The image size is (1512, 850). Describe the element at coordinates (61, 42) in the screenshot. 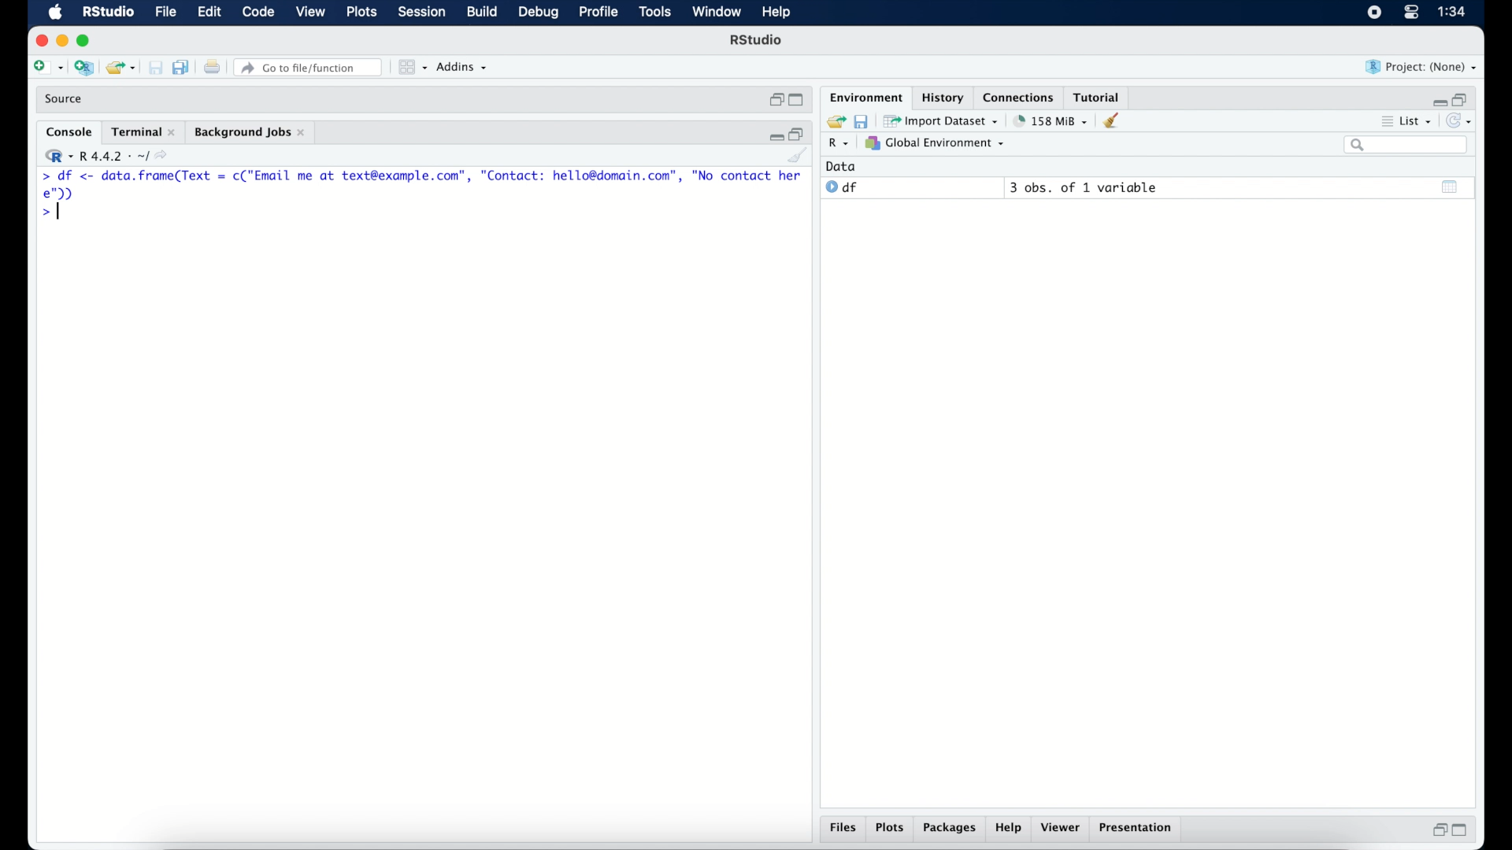

I see `minimize` at that location.